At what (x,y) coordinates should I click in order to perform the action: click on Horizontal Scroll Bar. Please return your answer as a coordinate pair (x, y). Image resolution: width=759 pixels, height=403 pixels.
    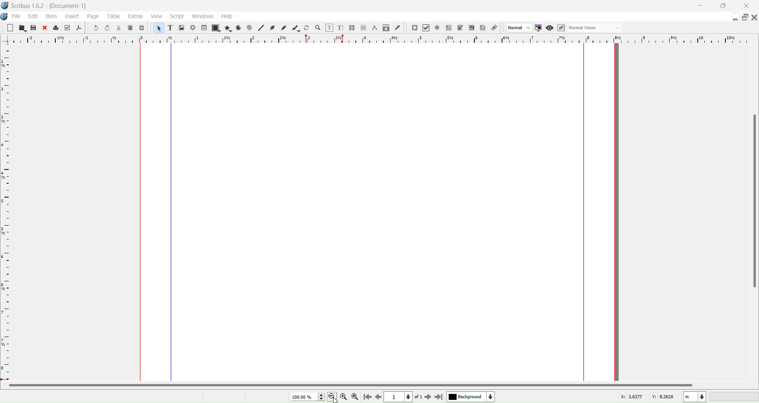
    Looking at the image, I should click on (351, 385).